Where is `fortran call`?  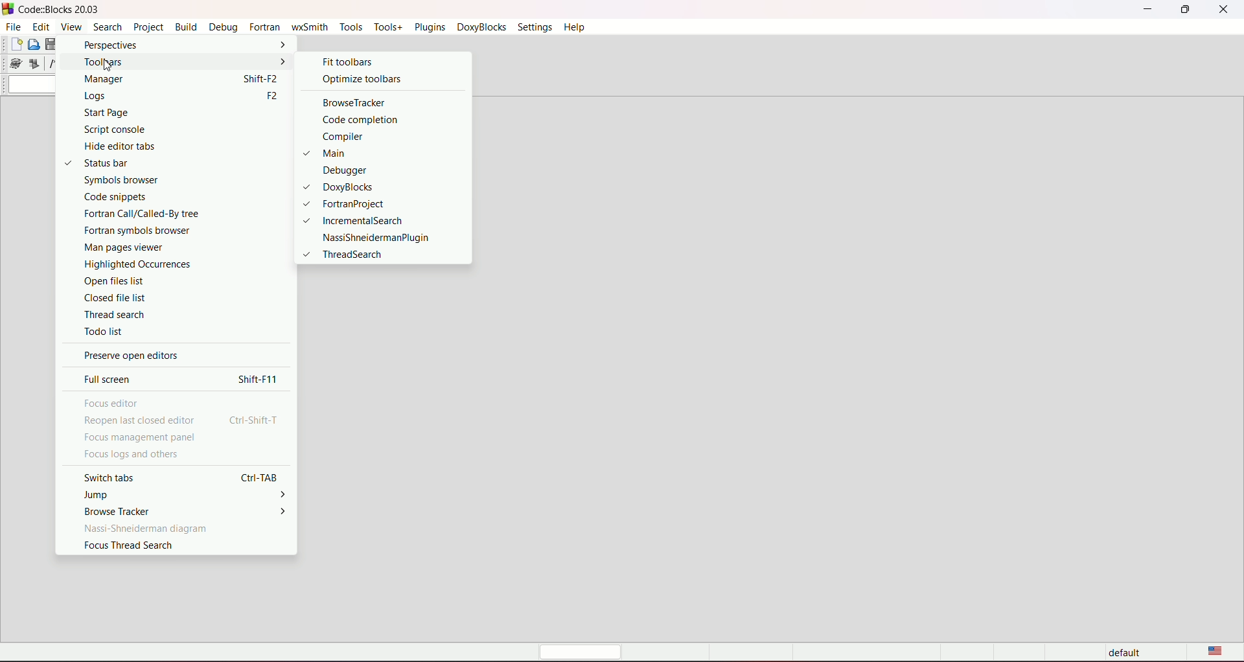
fortran call is located at coordinates (165, 213).